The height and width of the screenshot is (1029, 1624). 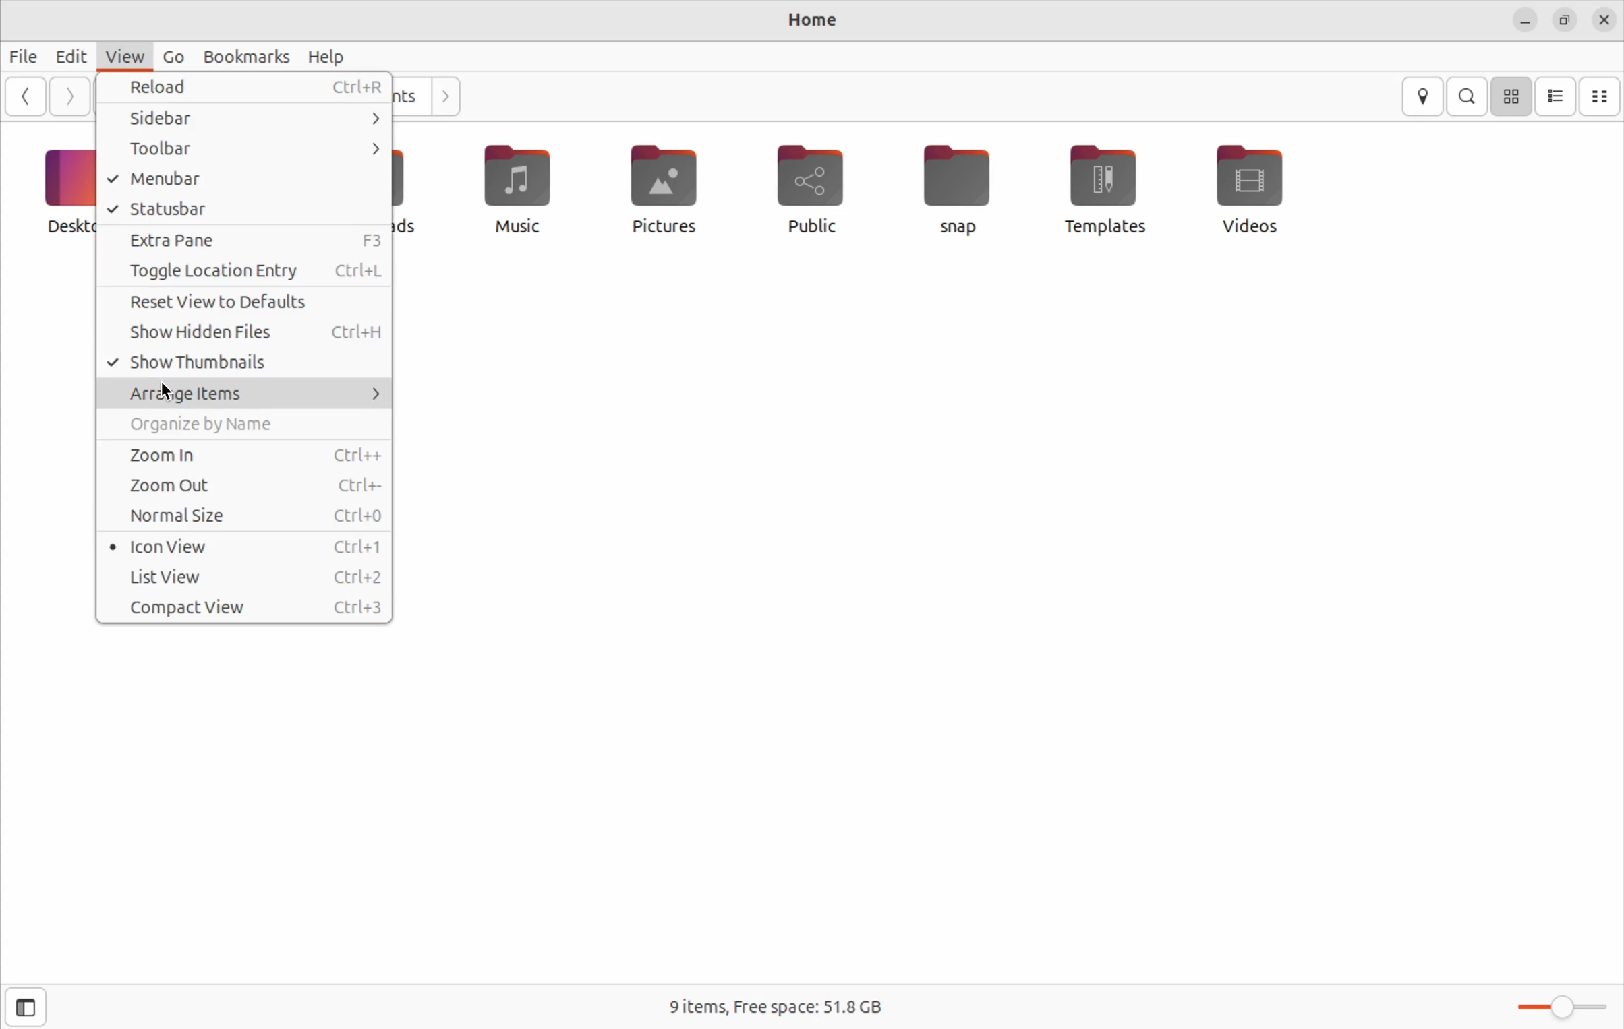 I want to click on menubar, so click(x=246, y=179).